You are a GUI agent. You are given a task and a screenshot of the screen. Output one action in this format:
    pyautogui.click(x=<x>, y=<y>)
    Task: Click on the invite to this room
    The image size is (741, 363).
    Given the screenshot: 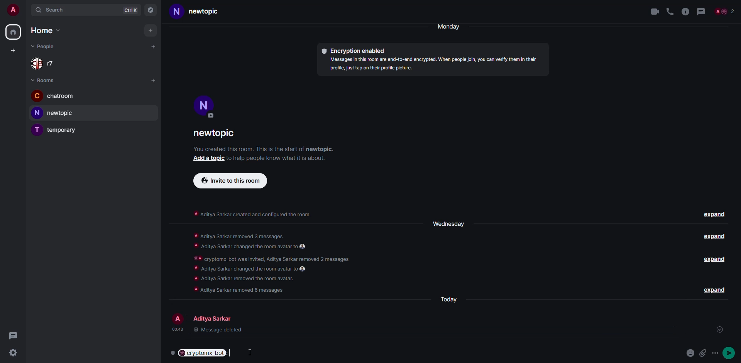 What is the action you would take?
    pyautogui.click(x=231, y=181)
    